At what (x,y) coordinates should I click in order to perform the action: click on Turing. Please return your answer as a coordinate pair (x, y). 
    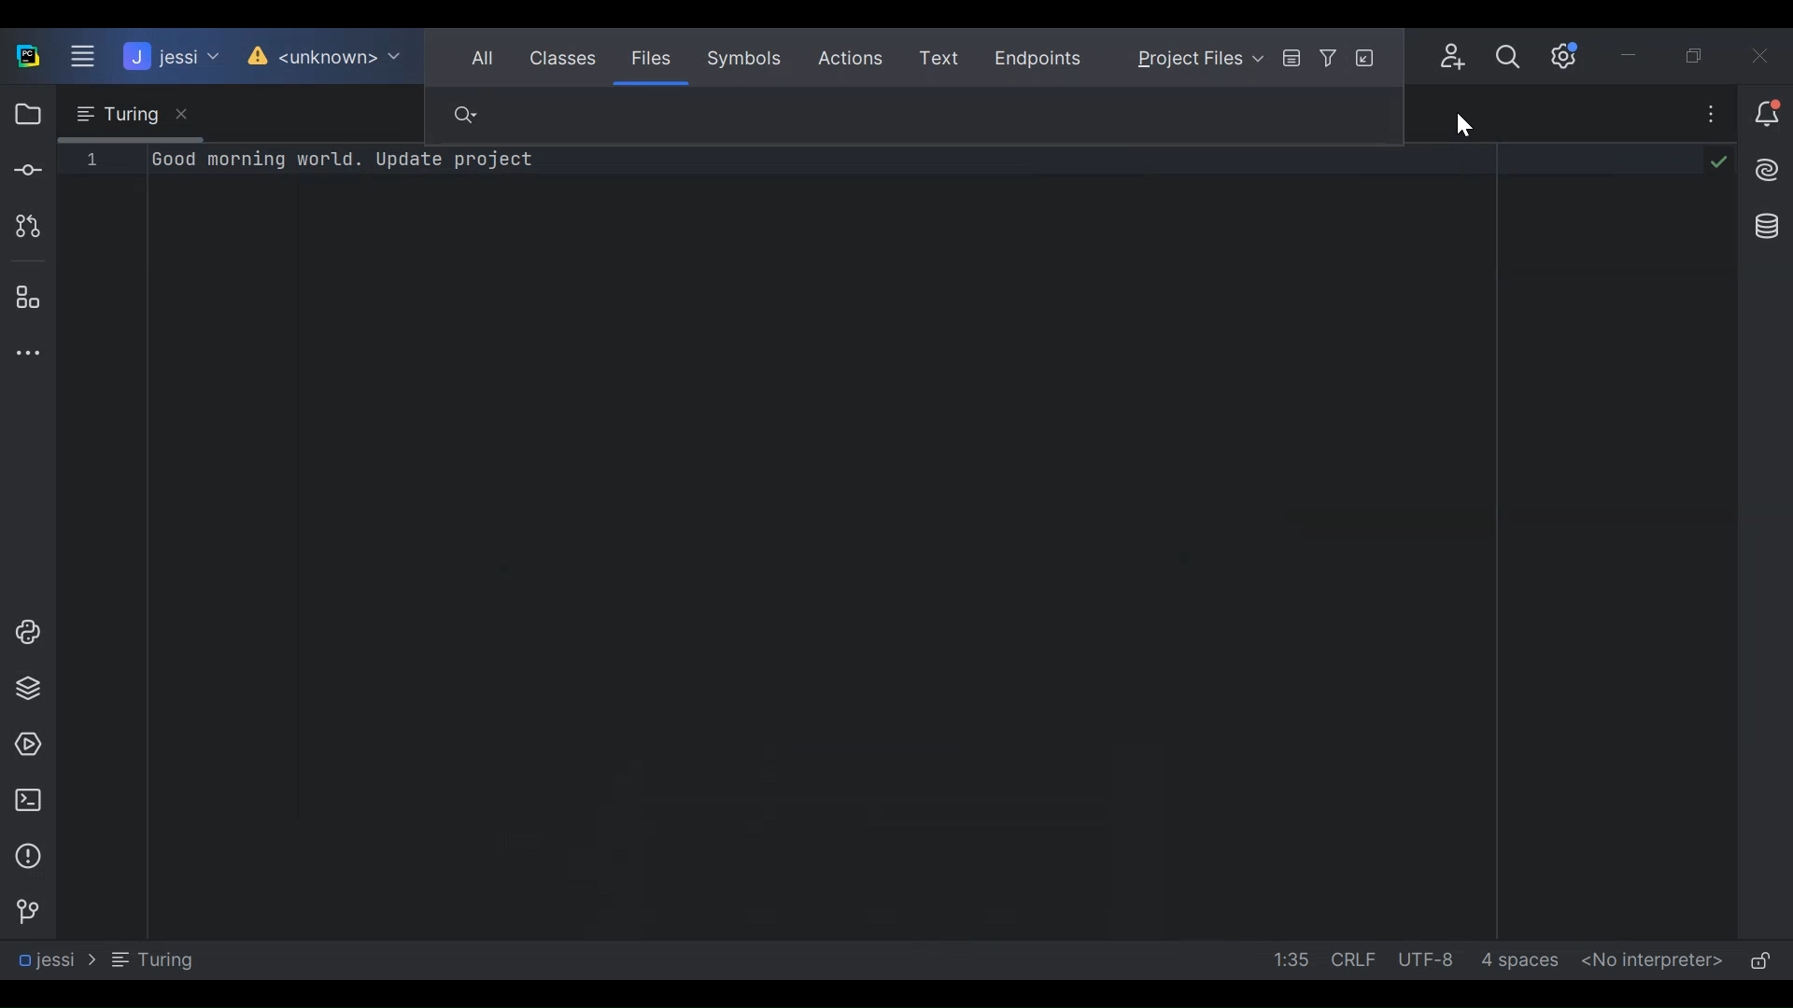
    Looking at the image, I should click on (148, 959).